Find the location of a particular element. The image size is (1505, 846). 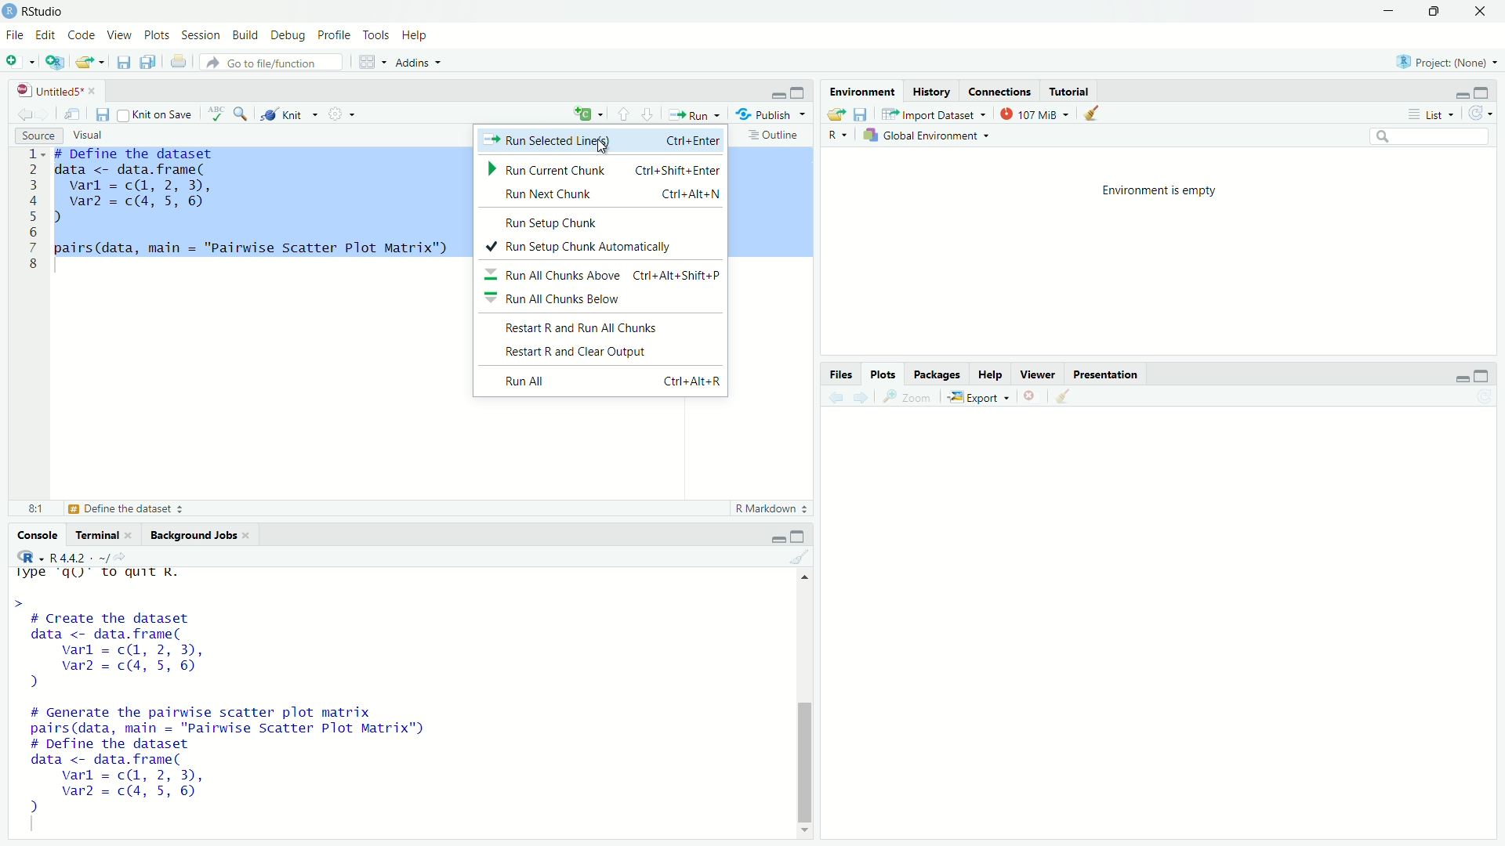

Help is located at coordinates (991, 374).